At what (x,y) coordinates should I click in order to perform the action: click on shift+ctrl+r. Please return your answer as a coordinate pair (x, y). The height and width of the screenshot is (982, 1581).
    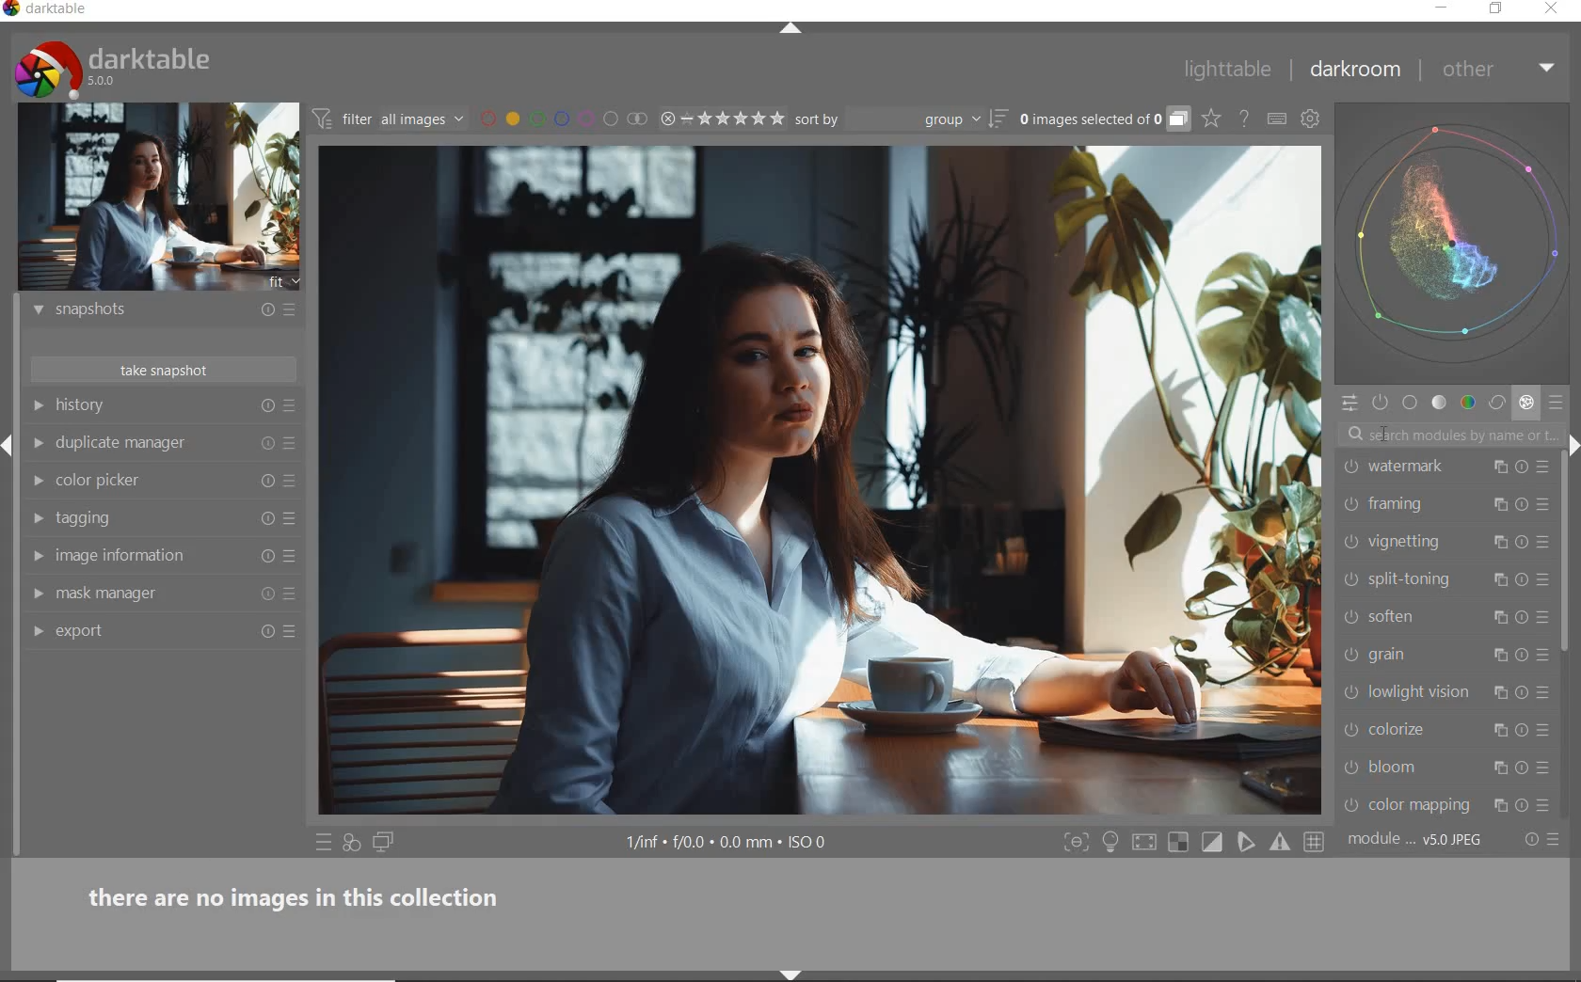
    Looking at the image, I should click on (1572, 443).